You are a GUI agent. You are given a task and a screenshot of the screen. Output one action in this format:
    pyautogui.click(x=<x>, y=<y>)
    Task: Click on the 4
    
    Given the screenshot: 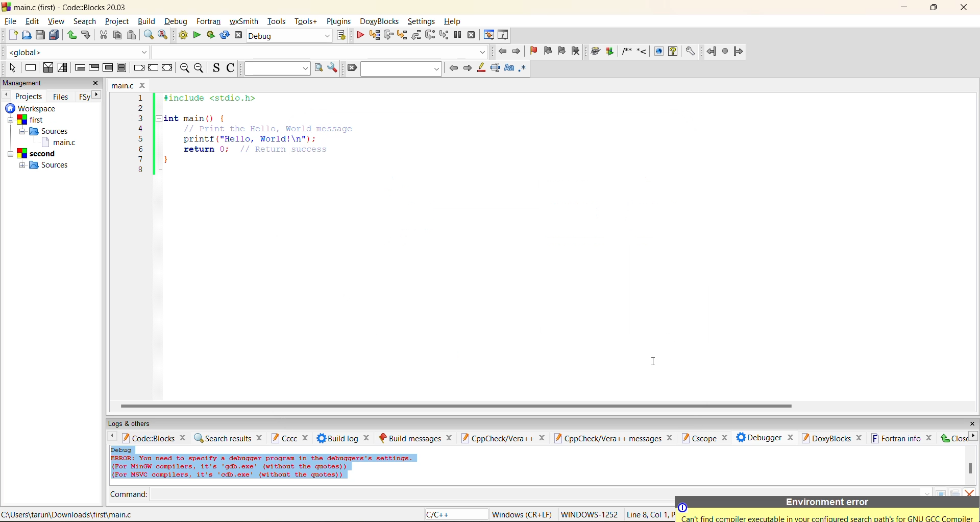 What is the action you would take?
    pyautogui.click(x=141, y=129)
    